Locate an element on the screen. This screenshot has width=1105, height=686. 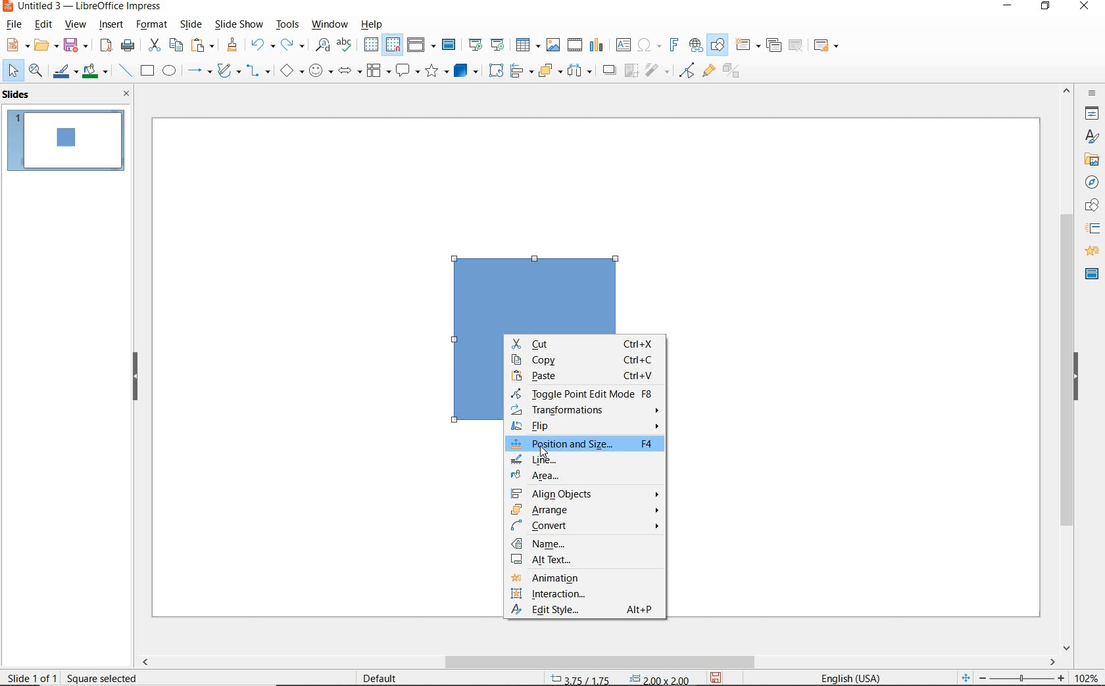
sidebar settings is located at coordinates (1093, 94).